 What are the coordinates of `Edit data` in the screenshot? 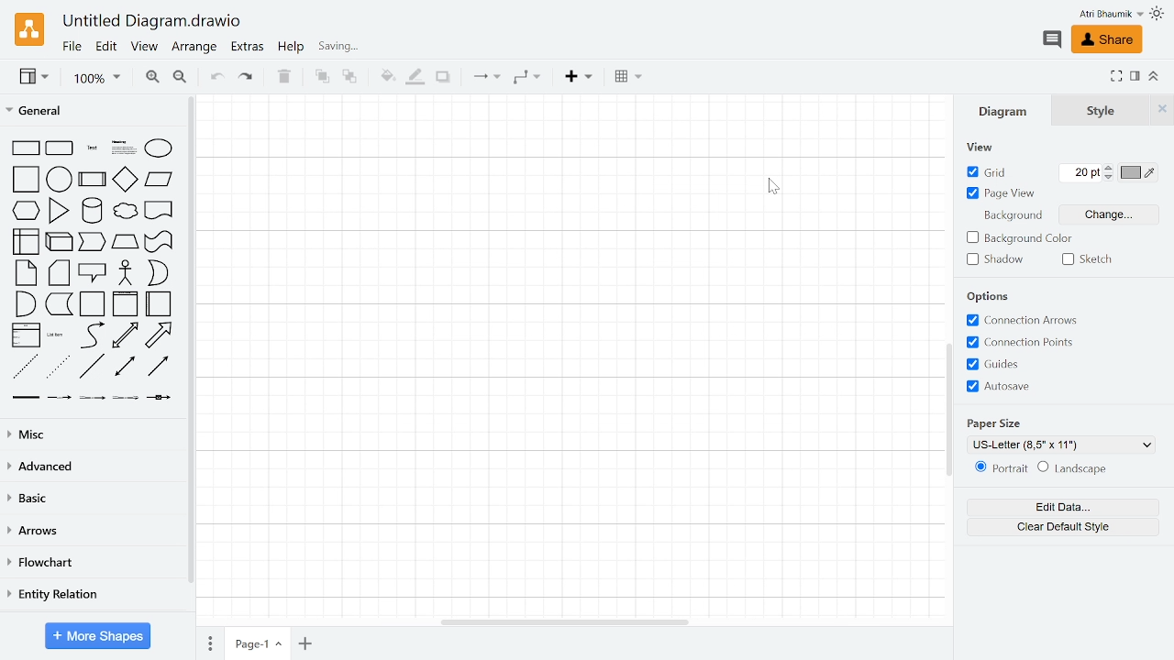 It's located at (1060, 508).